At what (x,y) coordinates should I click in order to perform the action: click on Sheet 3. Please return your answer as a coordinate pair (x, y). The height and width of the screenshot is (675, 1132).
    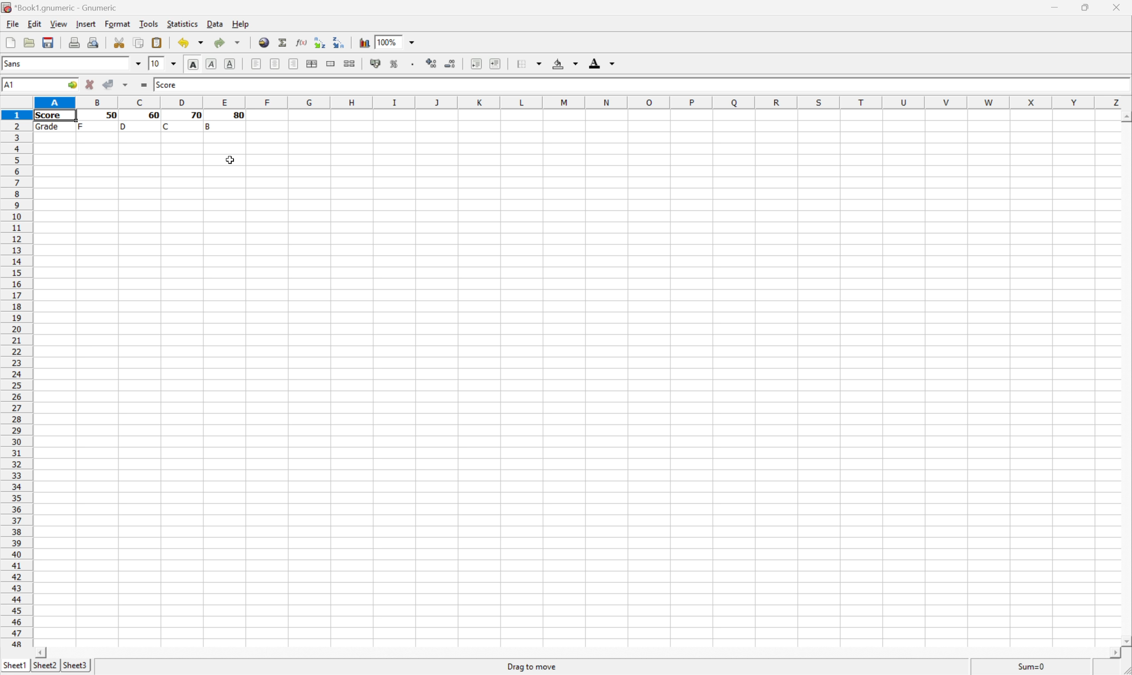
    Looking at the image, I should click on (76, 666).